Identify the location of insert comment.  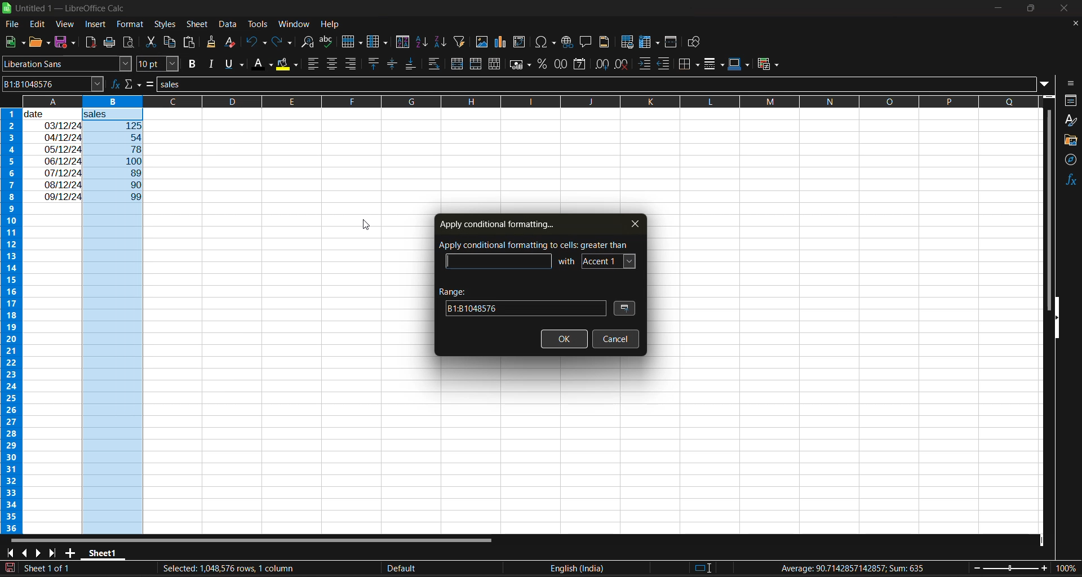
(587, 42).